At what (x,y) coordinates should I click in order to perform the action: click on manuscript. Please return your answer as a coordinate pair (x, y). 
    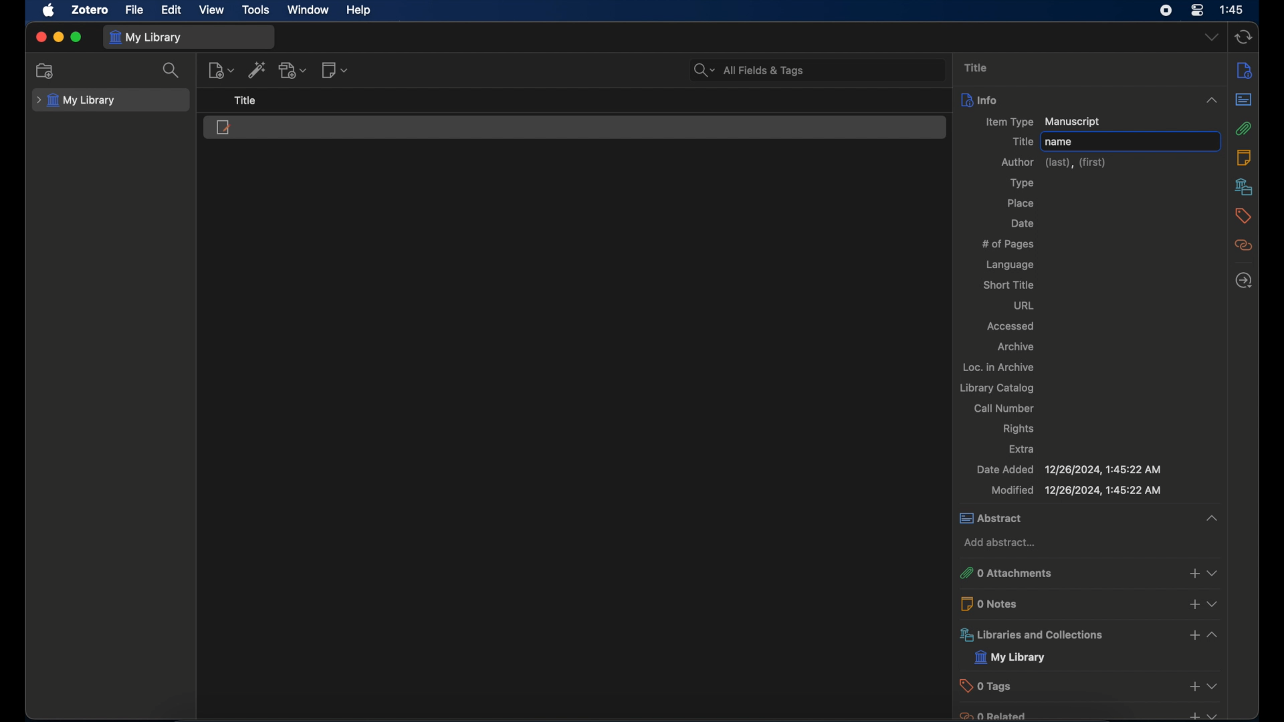
    Looking at the image, I should click on (223, 127).